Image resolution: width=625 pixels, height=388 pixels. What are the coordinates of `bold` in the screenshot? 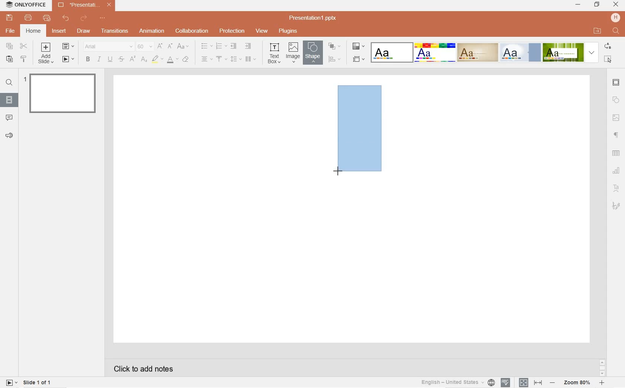 It's located at (87, 59).